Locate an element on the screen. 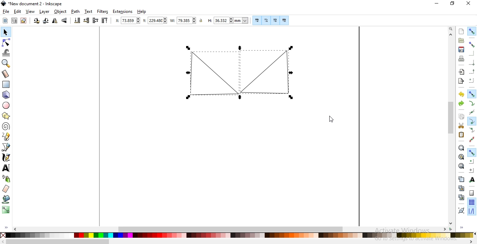  zoom to fit selection in window is located at coordinates (461, 148).